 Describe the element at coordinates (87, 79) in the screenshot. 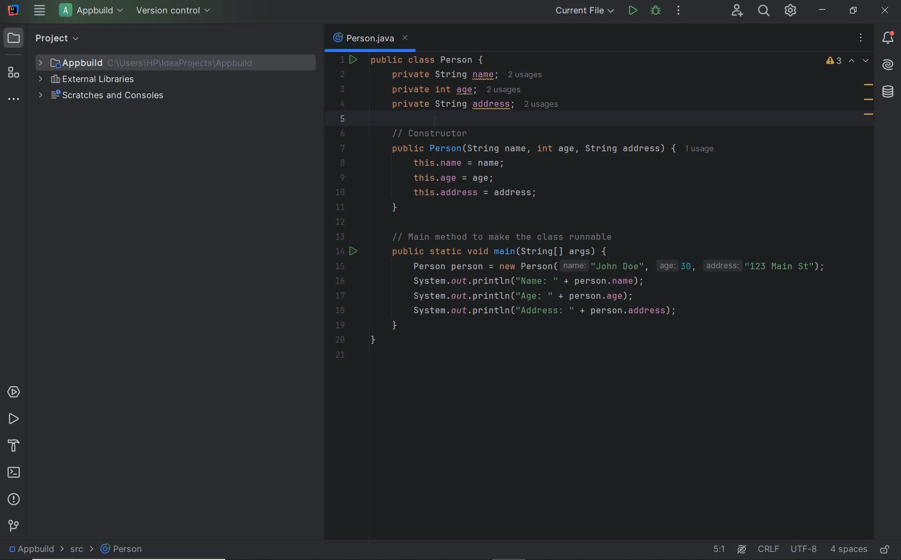

I see `external libraries` at that location.